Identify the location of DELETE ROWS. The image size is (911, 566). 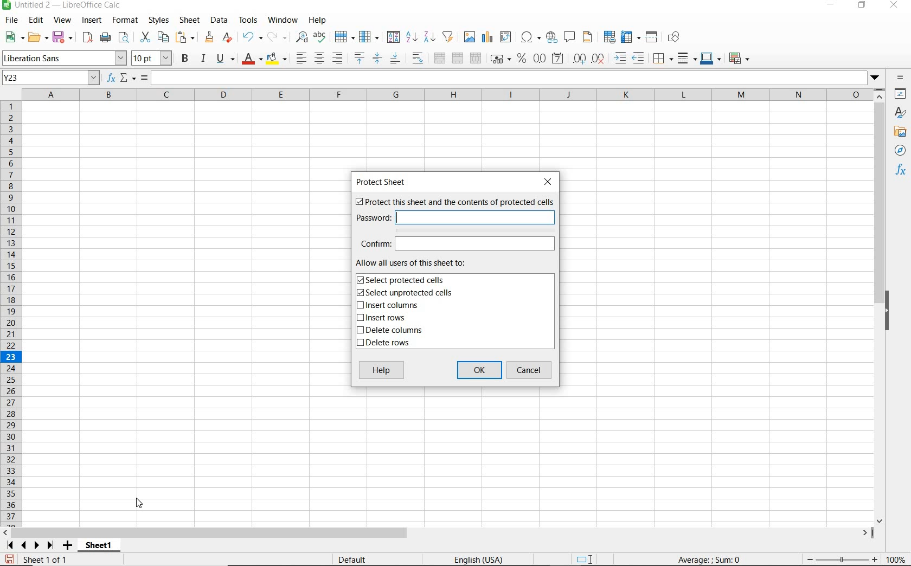
(385, 344).